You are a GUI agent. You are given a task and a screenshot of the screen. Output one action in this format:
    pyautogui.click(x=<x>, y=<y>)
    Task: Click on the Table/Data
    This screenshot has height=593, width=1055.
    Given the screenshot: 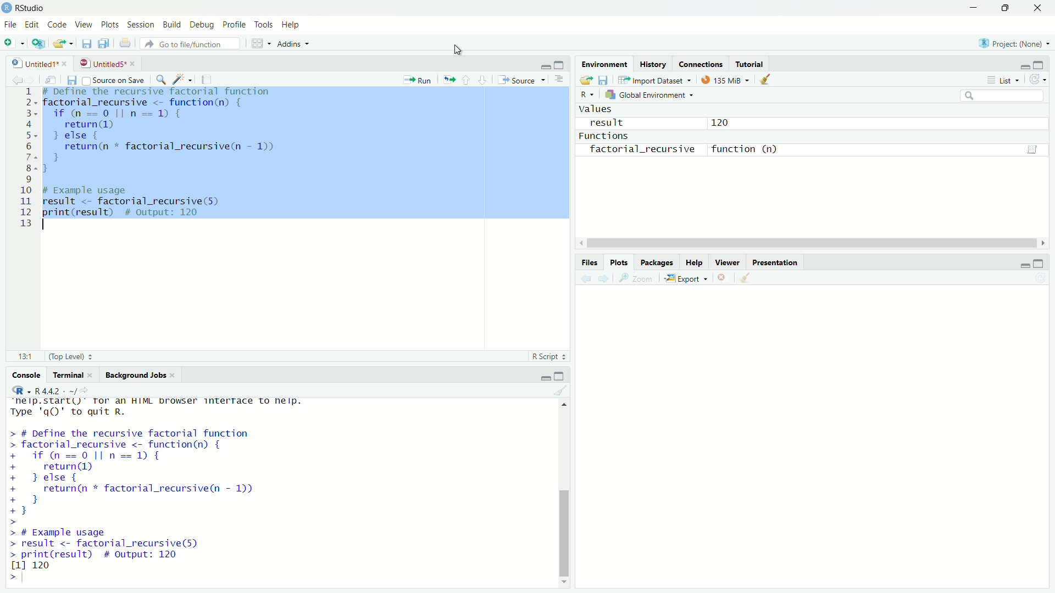 What is the action you would take?
    pyautogui.click(x=1032, y=149)
    